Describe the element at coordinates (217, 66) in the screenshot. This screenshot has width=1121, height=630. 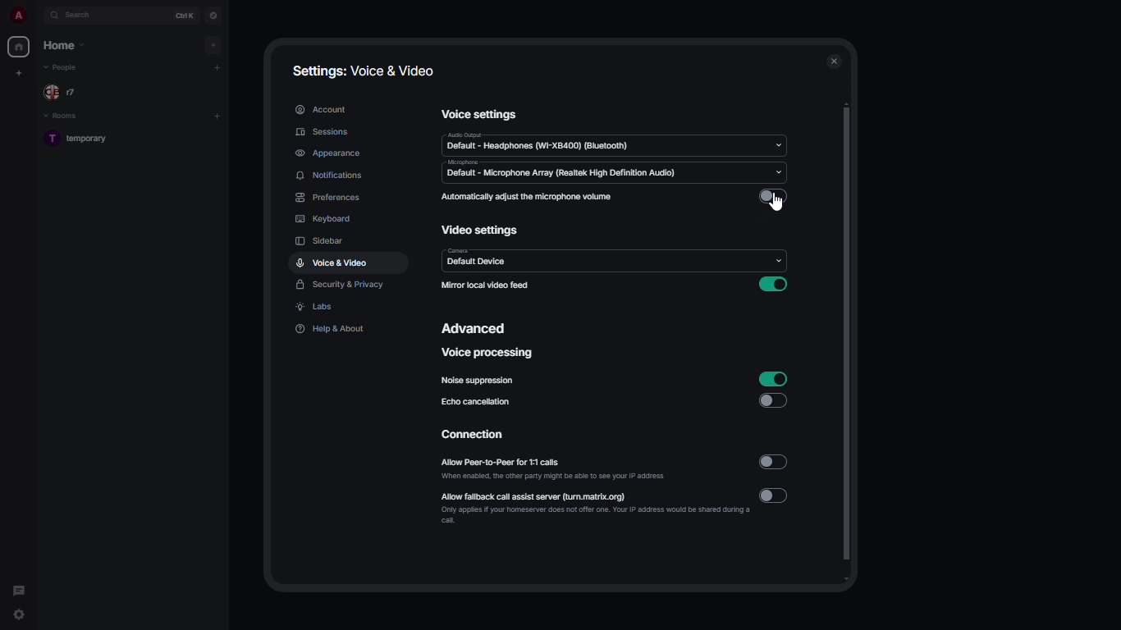
I see `add` at that location.